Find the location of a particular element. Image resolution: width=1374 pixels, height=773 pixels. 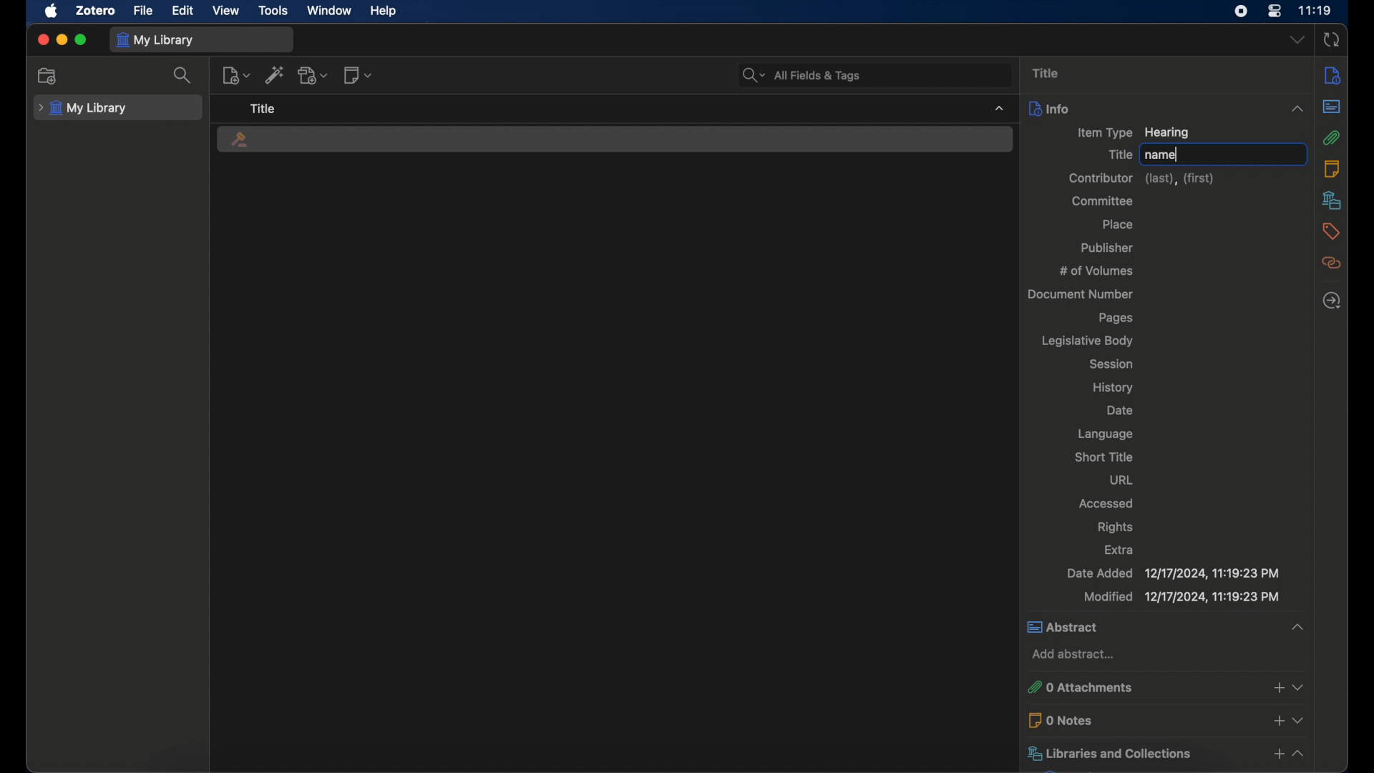

view is located at coordinates (225, 11).